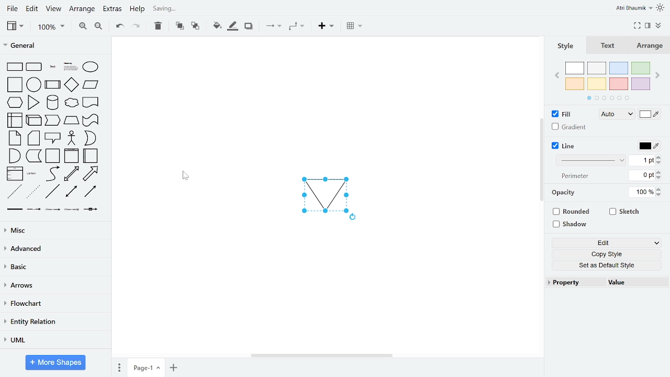 The height and width of the screenshot is (377, 670). Describe the element at coordinates (619, 68) in the screenshot. I see `blue` at that location.